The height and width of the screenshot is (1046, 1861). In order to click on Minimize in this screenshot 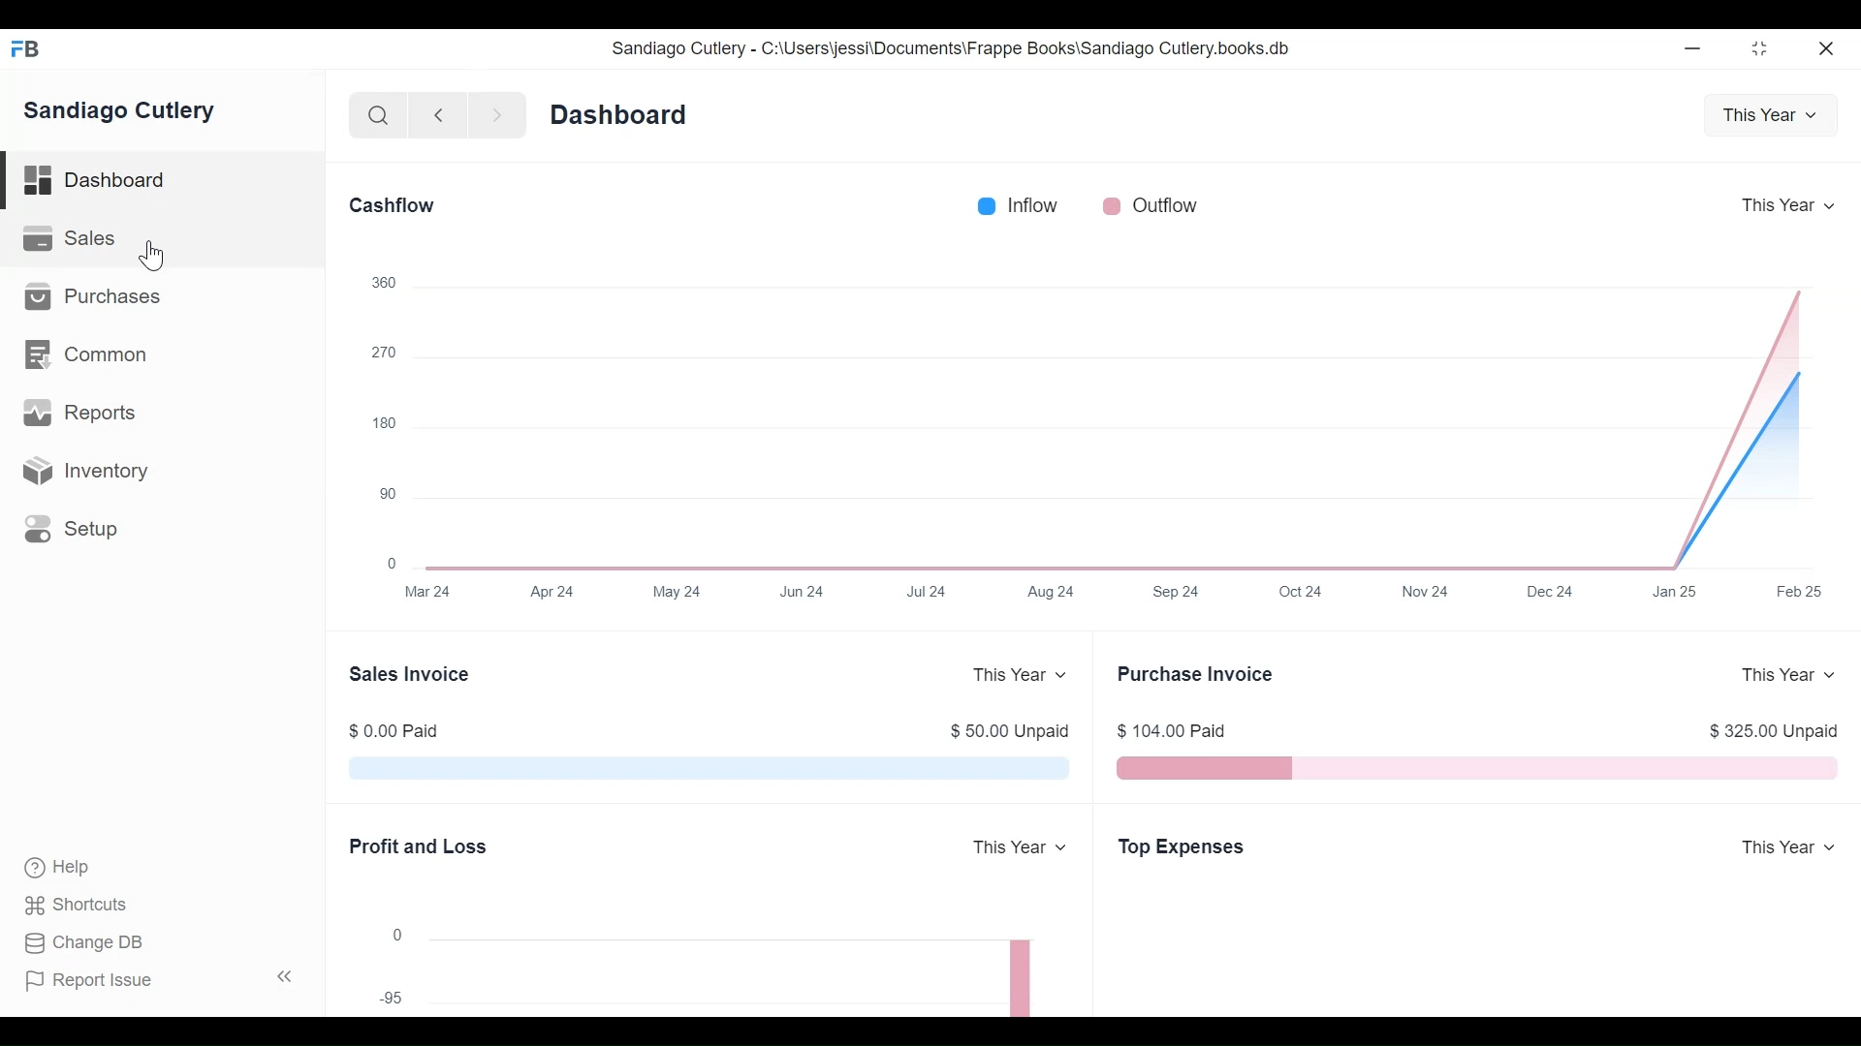, I will do `click(1692, 50)`.